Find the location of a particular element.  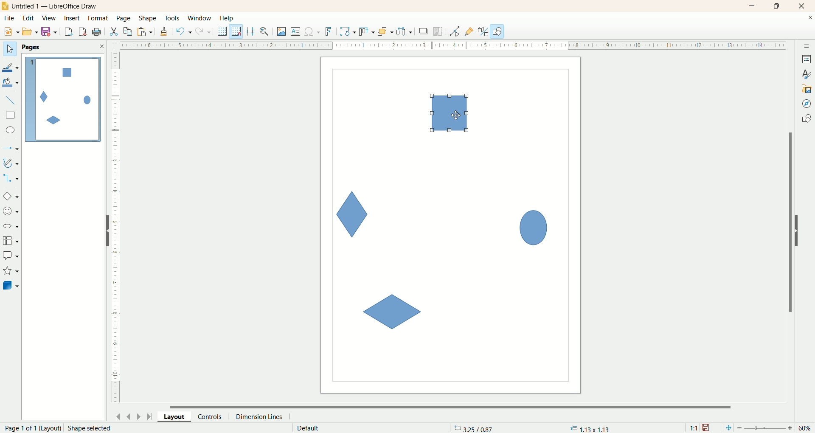

previous page is located at coordinates (128, 416).